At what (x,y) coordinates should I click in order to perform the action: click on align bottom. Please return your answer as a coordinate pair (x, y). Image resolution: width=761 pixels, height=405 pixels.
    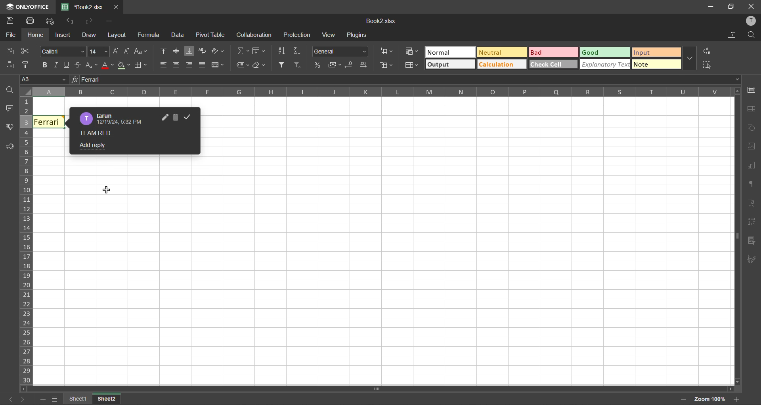
    Looking at the image, I should click on (188, 51).